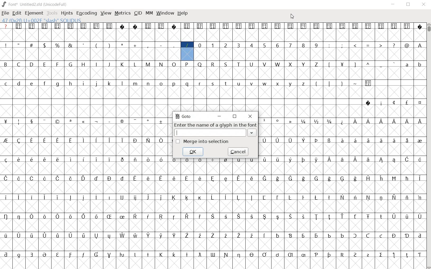  Describe the element at coordinates (148, 235) in the screenshot. I see `glyph` at that location.